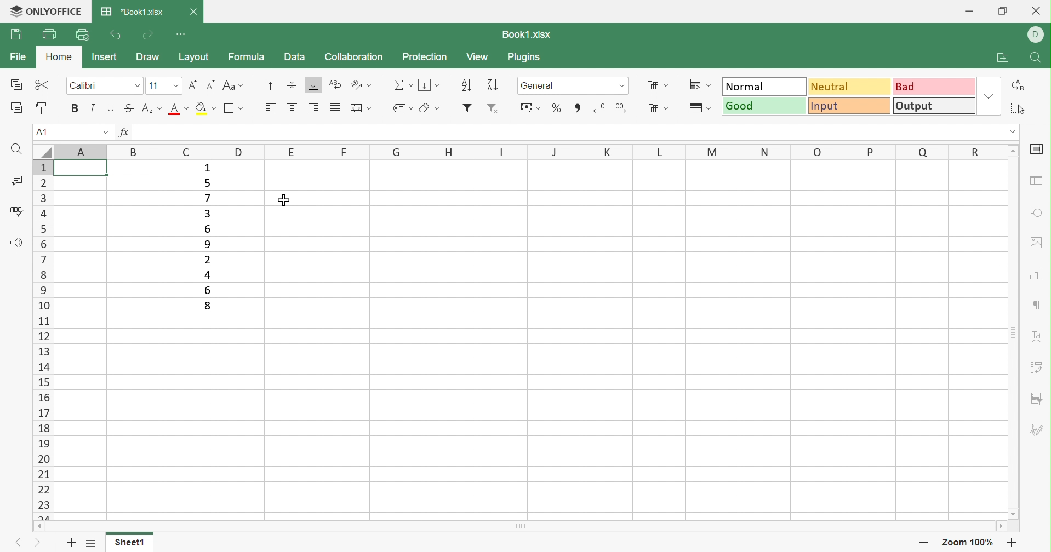  Describe the element at coordinates (153, 108) in the screenshot. I see `Superscript / subscript` at that location.